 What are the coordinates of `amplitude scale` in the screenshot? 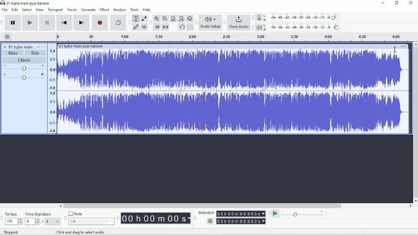 It's located at (52, 91).